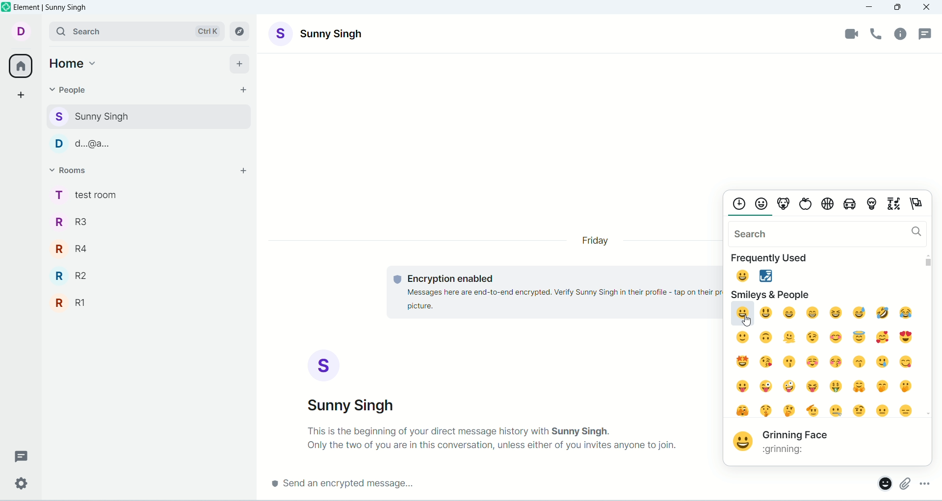 This screenshot has height=501, width=942. What do you see at coordinates (145, 142) in the screenshot?
I see `d...@...` at bounding box center [145, 142].